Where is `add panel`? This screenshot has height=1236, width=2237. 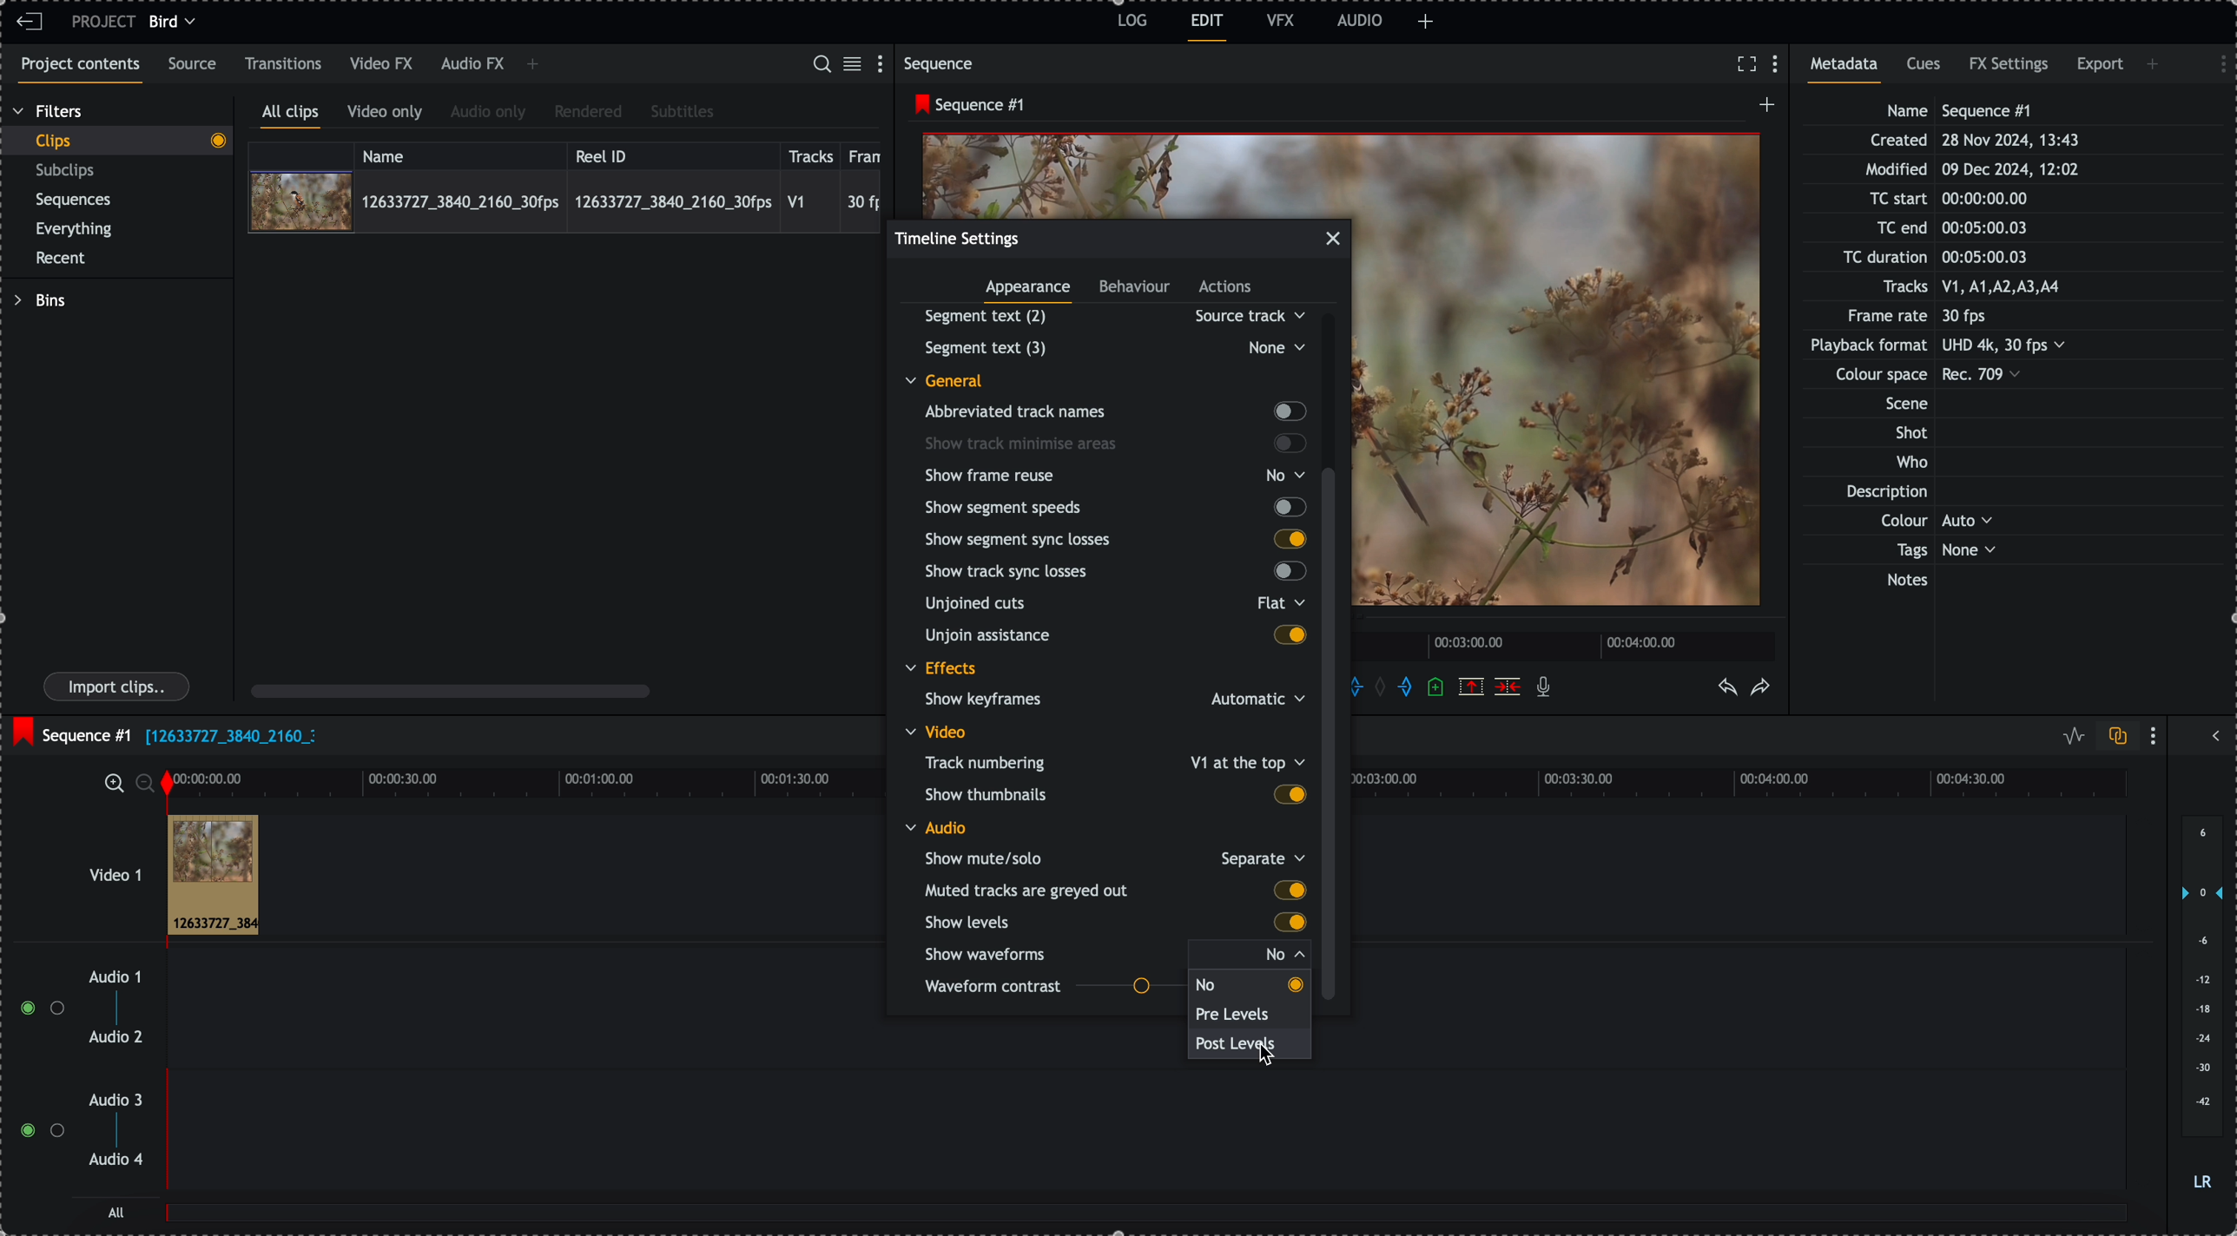
add panel is located at coordinates (532, 66).